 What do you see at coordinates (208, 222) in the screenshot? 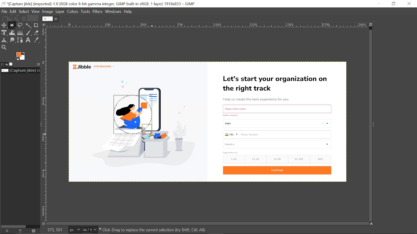
I see `horizontal scroll bar` at bounding box center [208, 222].